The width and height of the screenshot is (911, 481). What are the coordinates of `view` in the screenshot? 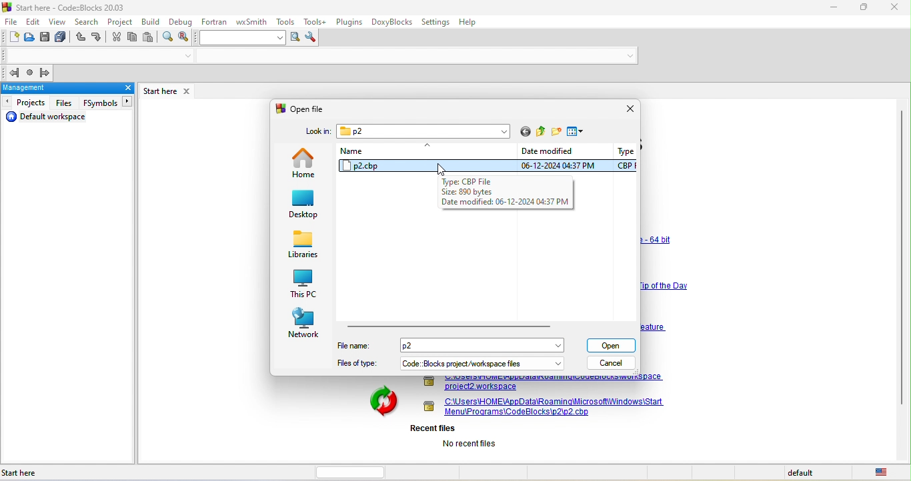 It's located at (59, 23).